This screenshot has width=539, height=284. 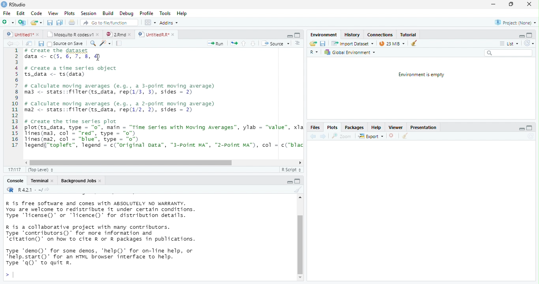 What do you see at coordinates (36, 23) in the screenshot?
I see `open an existing file` at bounding box center [36, 23].